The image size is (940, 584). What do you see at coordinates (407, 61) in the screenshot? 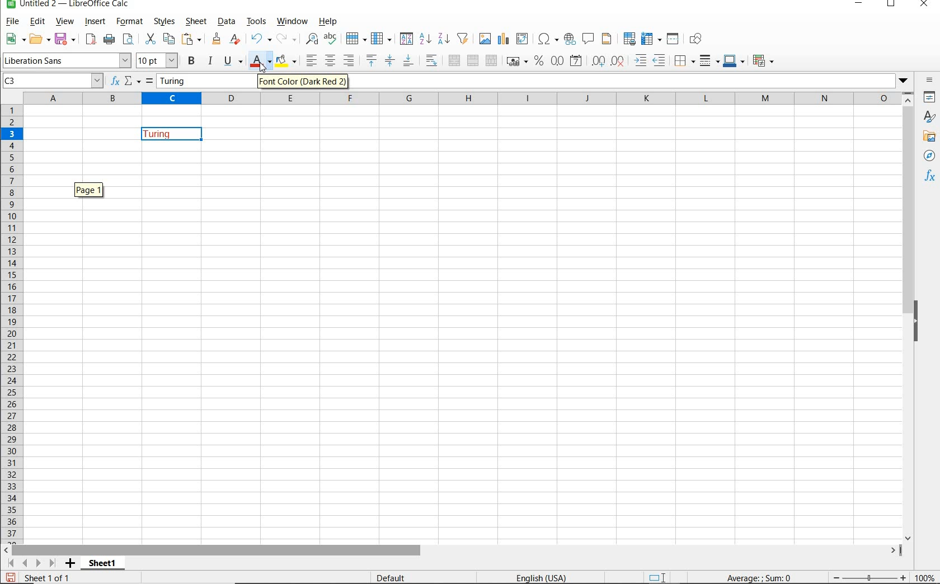
I see `ALIGN BOTTOM` at bounding box center [407, 61].